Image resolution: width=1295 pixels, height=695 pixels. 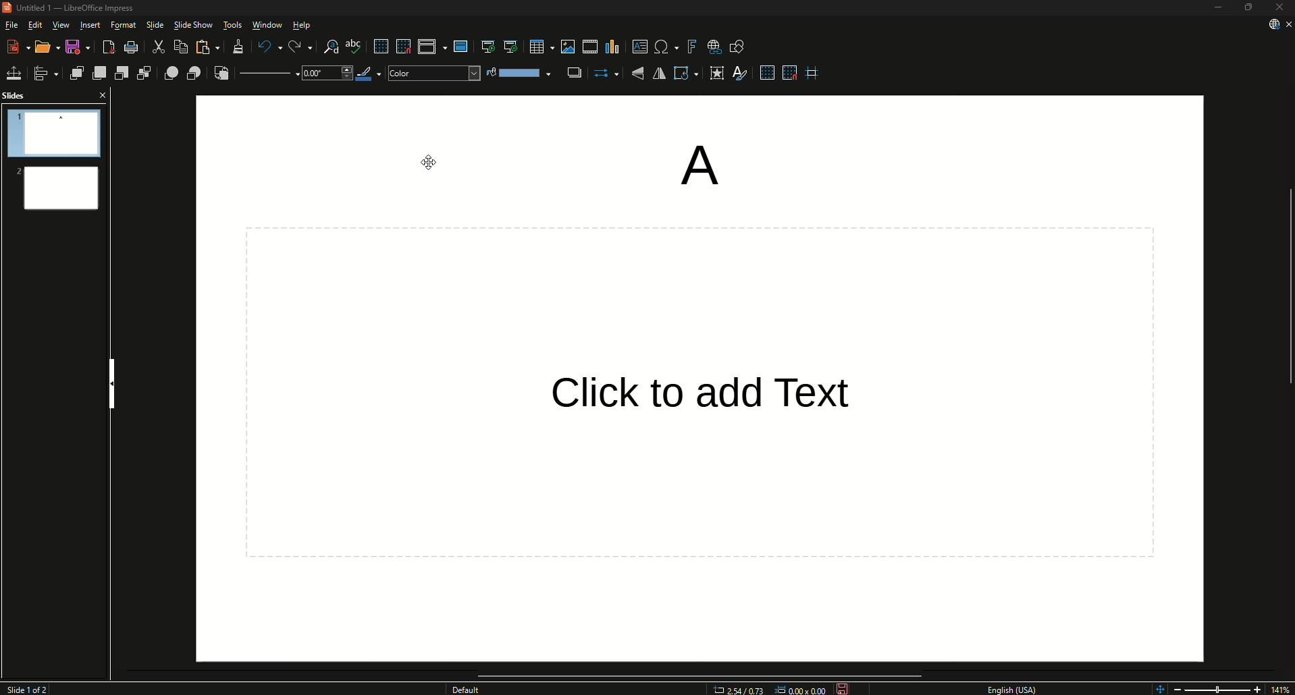 What do you see at coordinates (108, 47) in the screenshot?
I see `Export Directly as PDF` at bounding box center [108, 47].